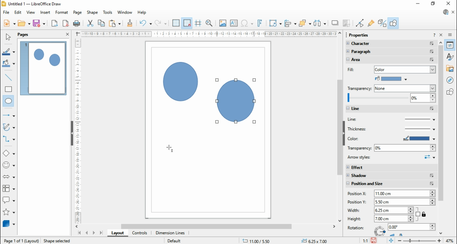 Image resolution: width=457 pixels, height=244 pixels. What do you see at coordinates (442, 35) in the screenshot?
I see `close sidebar deck` at bounding box center [442, 35].